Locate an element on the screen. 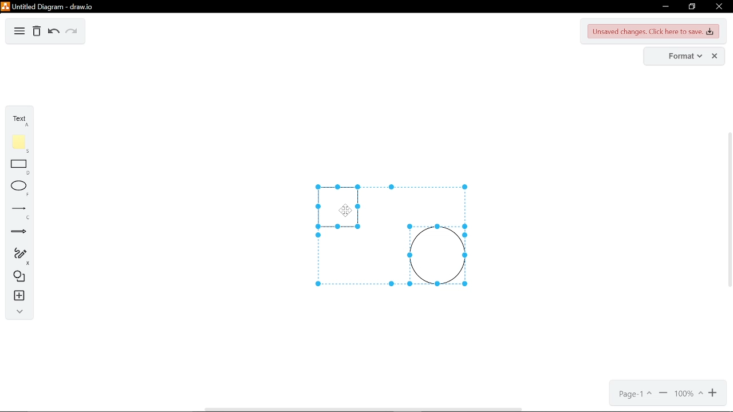 The height and width of the screenshot is (412, 733). format is located at coordinates (678, 56).